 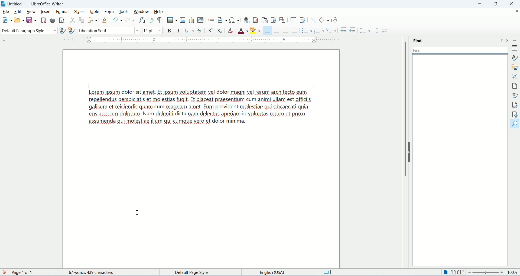 I want to click on mark formatting, so click(x=160, y=20).